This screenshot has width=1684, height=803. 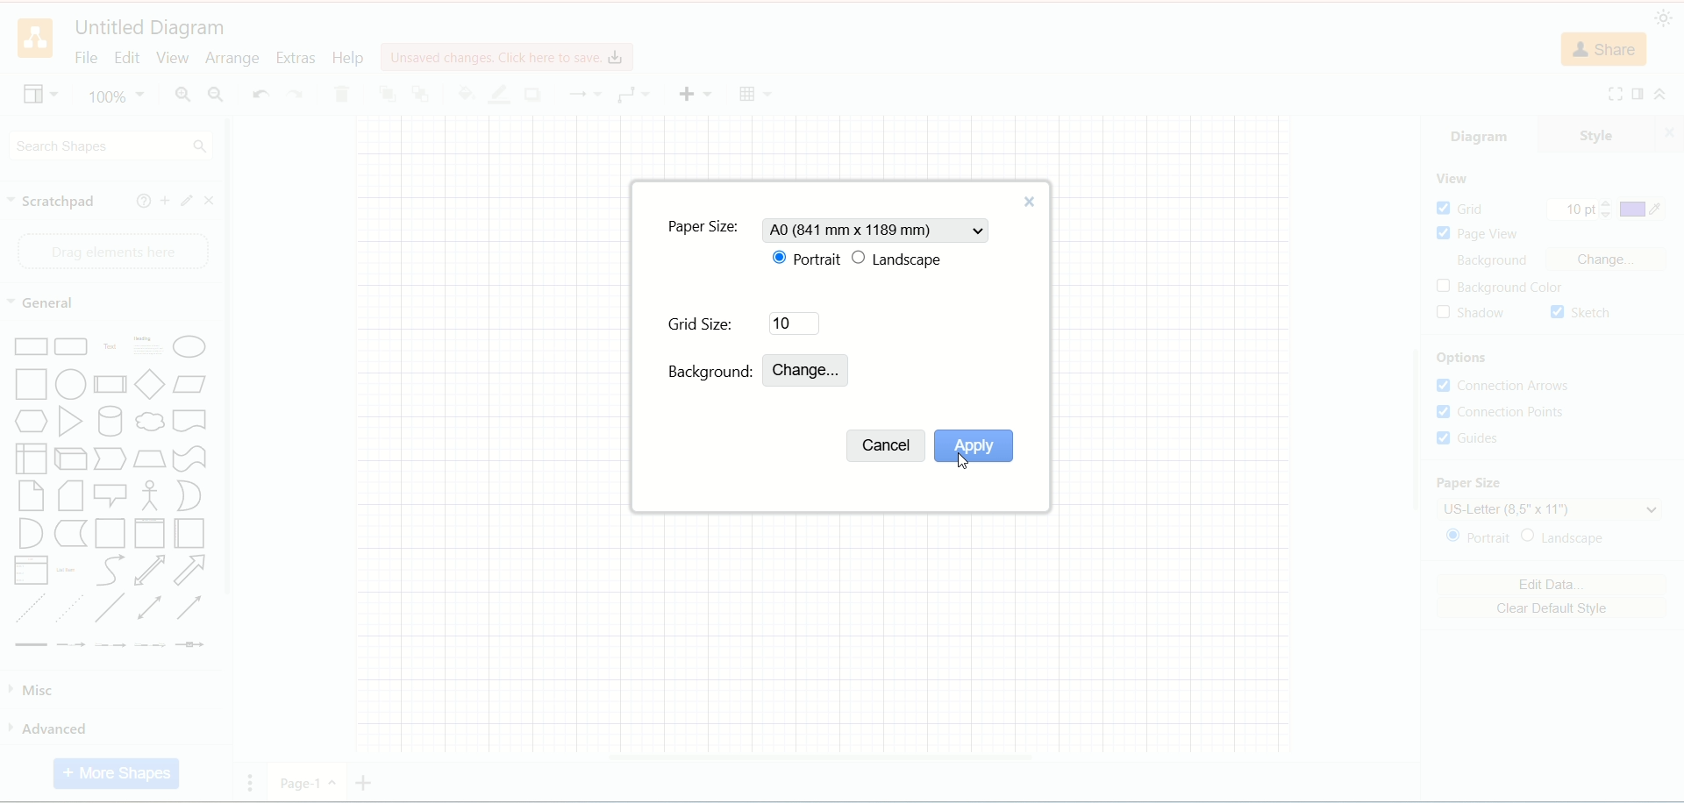 I want to click on Parallelogram, so click(x=191, y=386).